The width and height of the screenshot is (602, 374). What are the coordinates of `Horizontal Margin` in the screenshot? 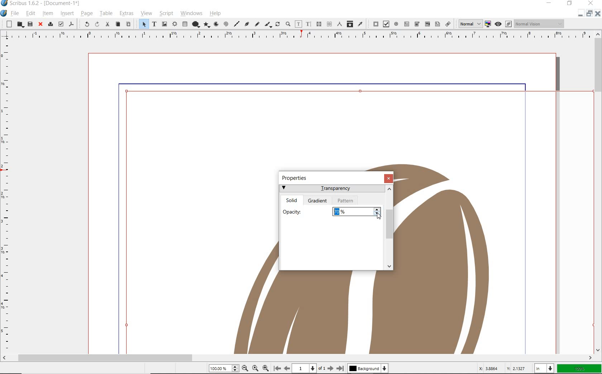 It's located at (296, 36).